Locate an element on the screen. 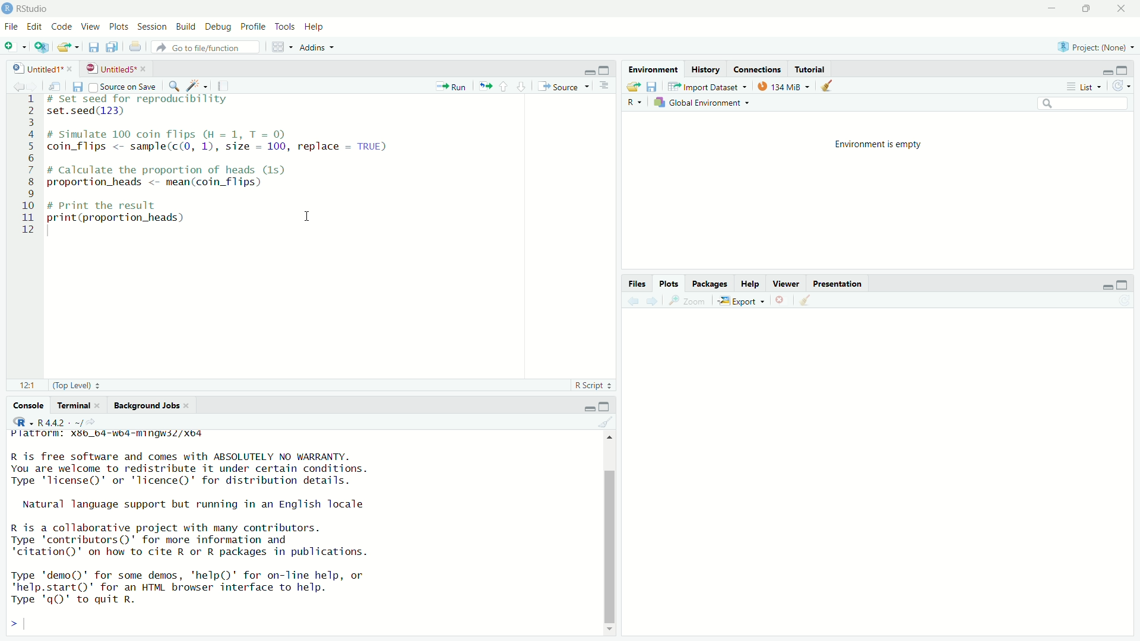 The height and width of the screenshot is (641, 1140). Tutorial is located at coordinates (810, 67).